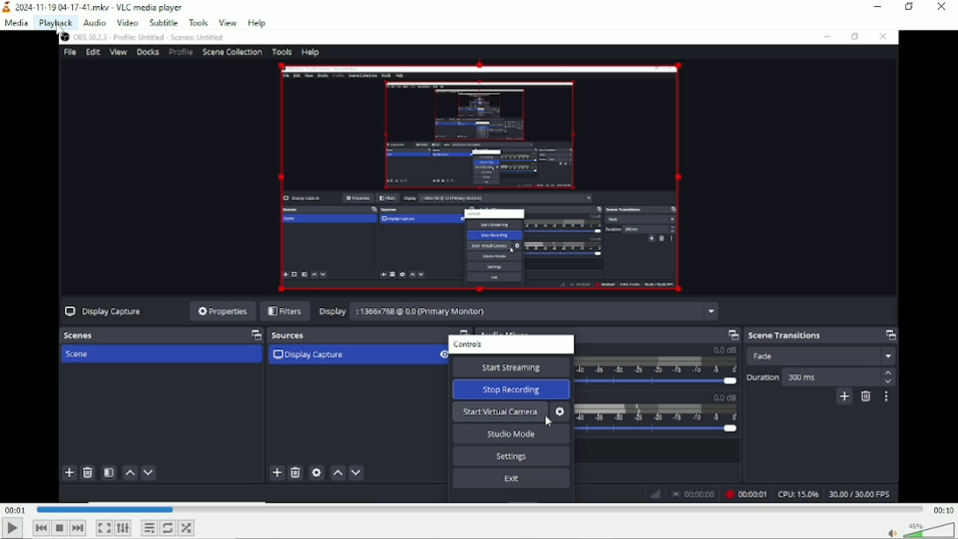 The height and width of the screenshot is (539, 958). Describe the element at coordinates (124, 528) in the screenshot. I see `Show extended settings` at that location.